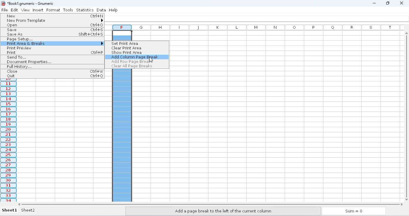  I want to click on edit, so click(15, 10).